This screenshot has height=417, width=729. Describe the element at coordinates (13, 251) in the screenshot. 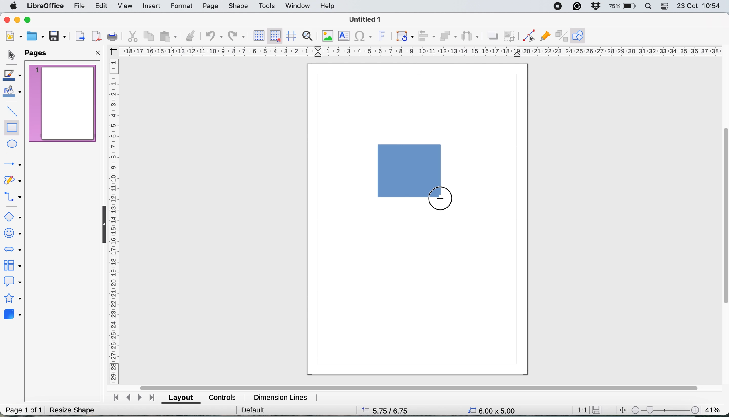

I see `block arrows` at that location.